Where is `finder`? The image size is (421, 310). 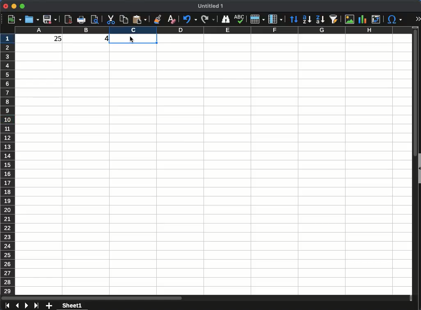 finder is located at coordinates (226, 19).